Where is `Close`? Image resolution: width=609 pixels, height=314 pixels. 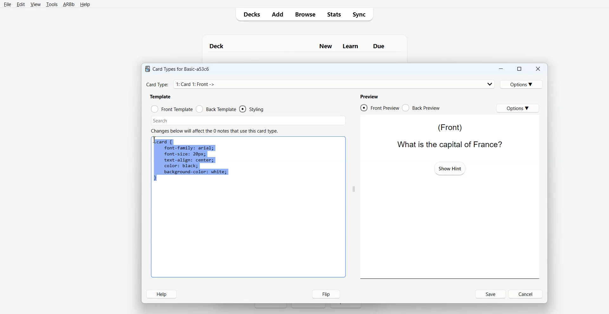
Close is located at coordinates (538, 69).